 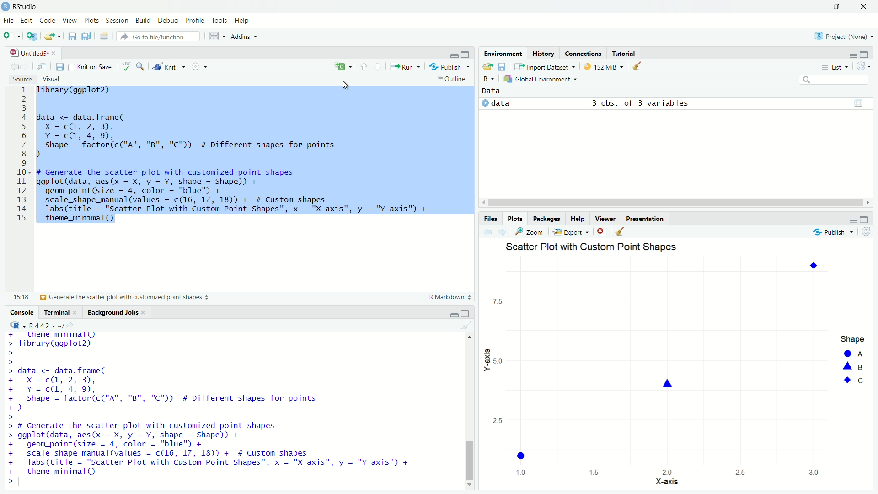 What do you see at coordinates (676, 202) in the screenshot?
I see `horizontal scroll bar` at bounding box center [676, 202].